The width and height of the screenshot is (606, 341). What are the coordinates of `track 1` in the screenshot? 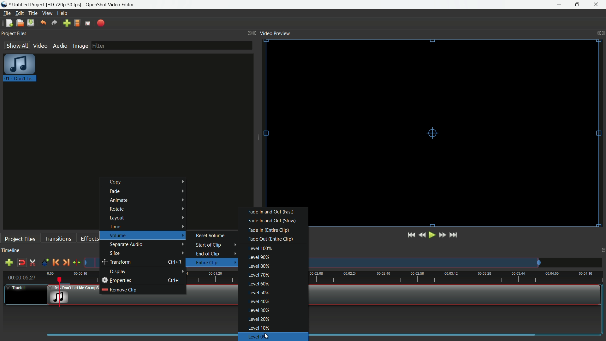 It's located at (16, 288).